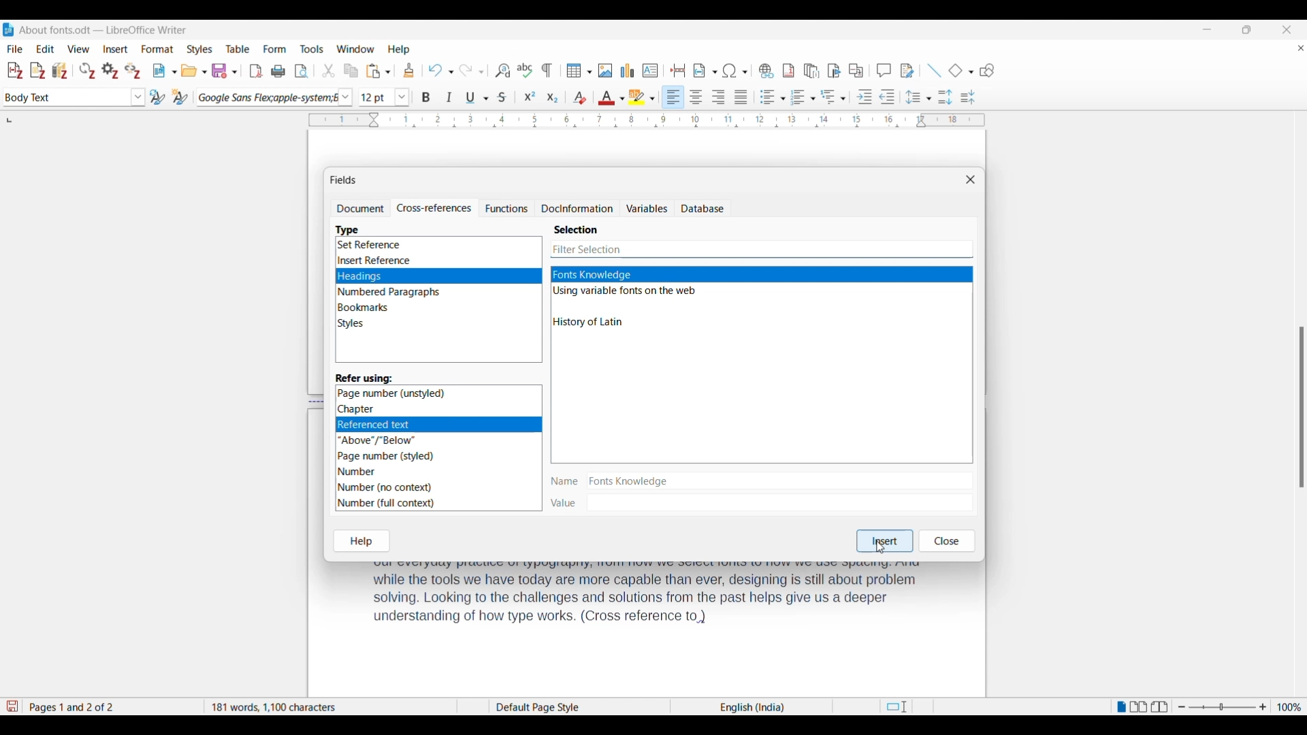  I want to click on Styles menu, so click(199, 49).